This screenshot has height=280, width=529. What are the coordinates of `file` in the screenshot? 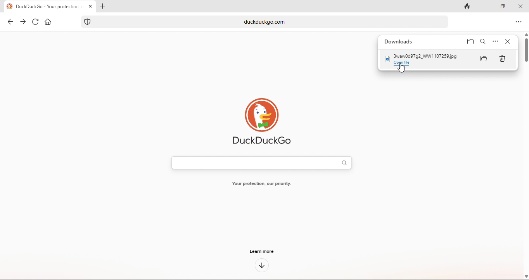 It's located at (470, 43).